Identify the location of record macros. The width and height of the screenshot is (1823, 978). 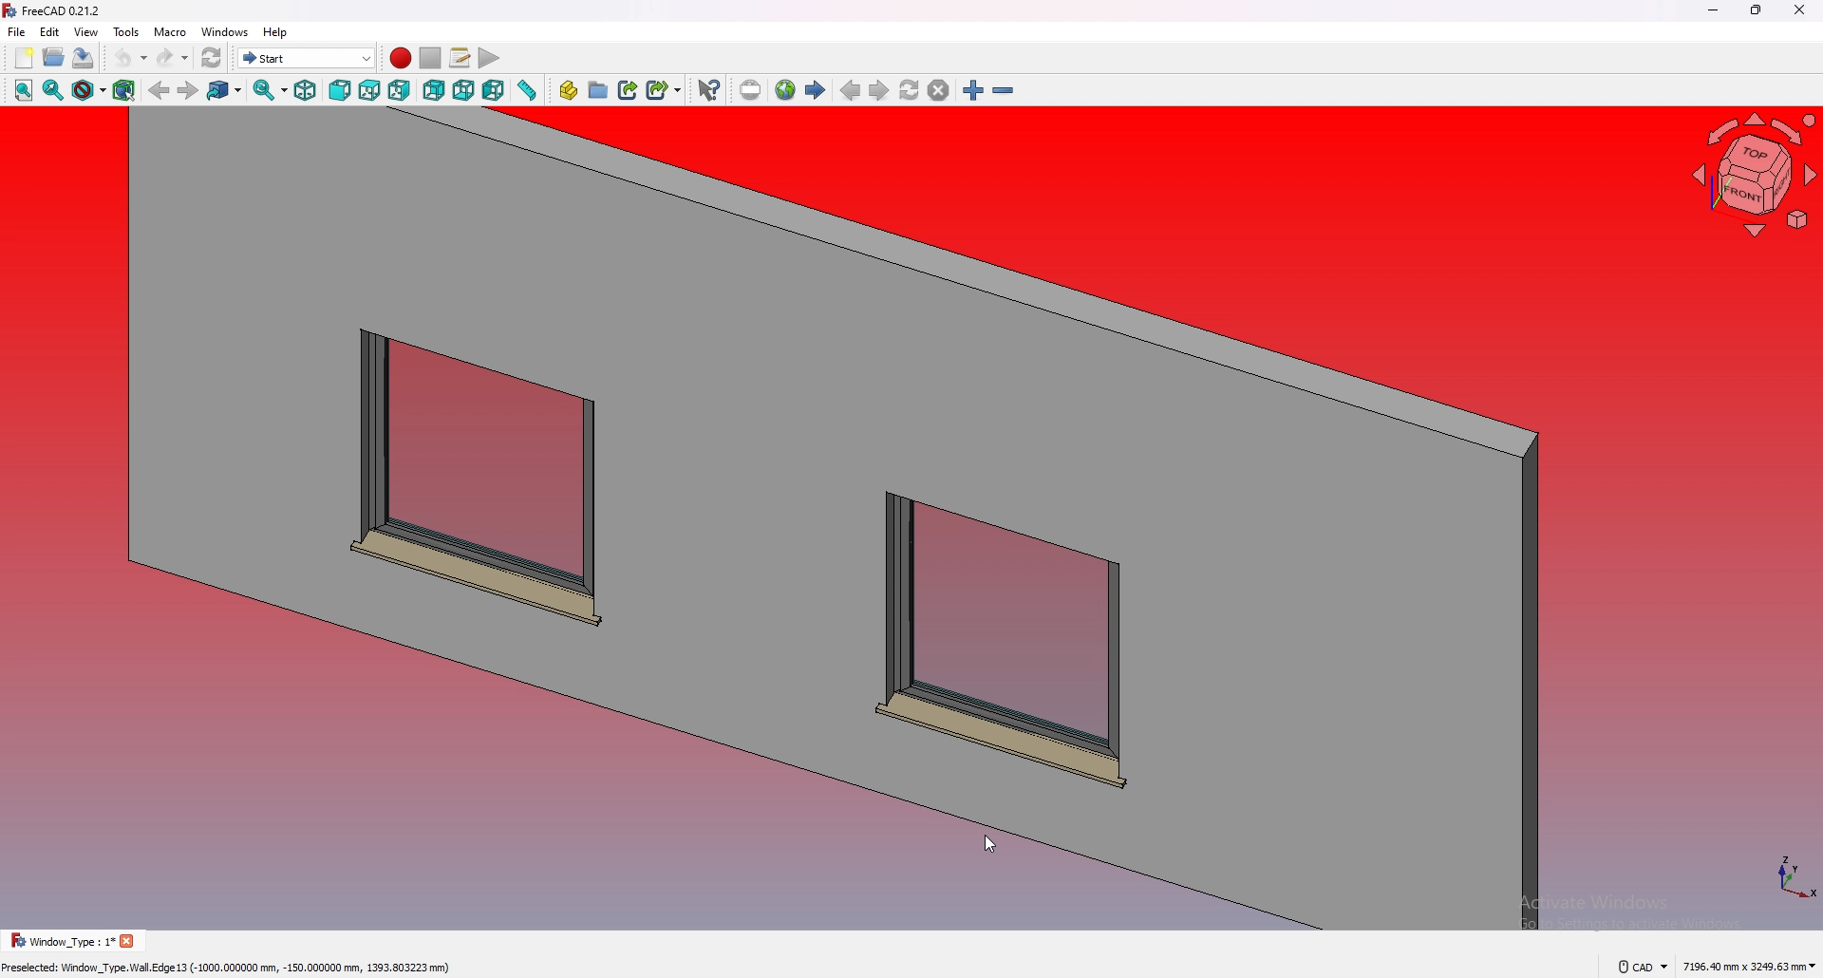
(400, 58).